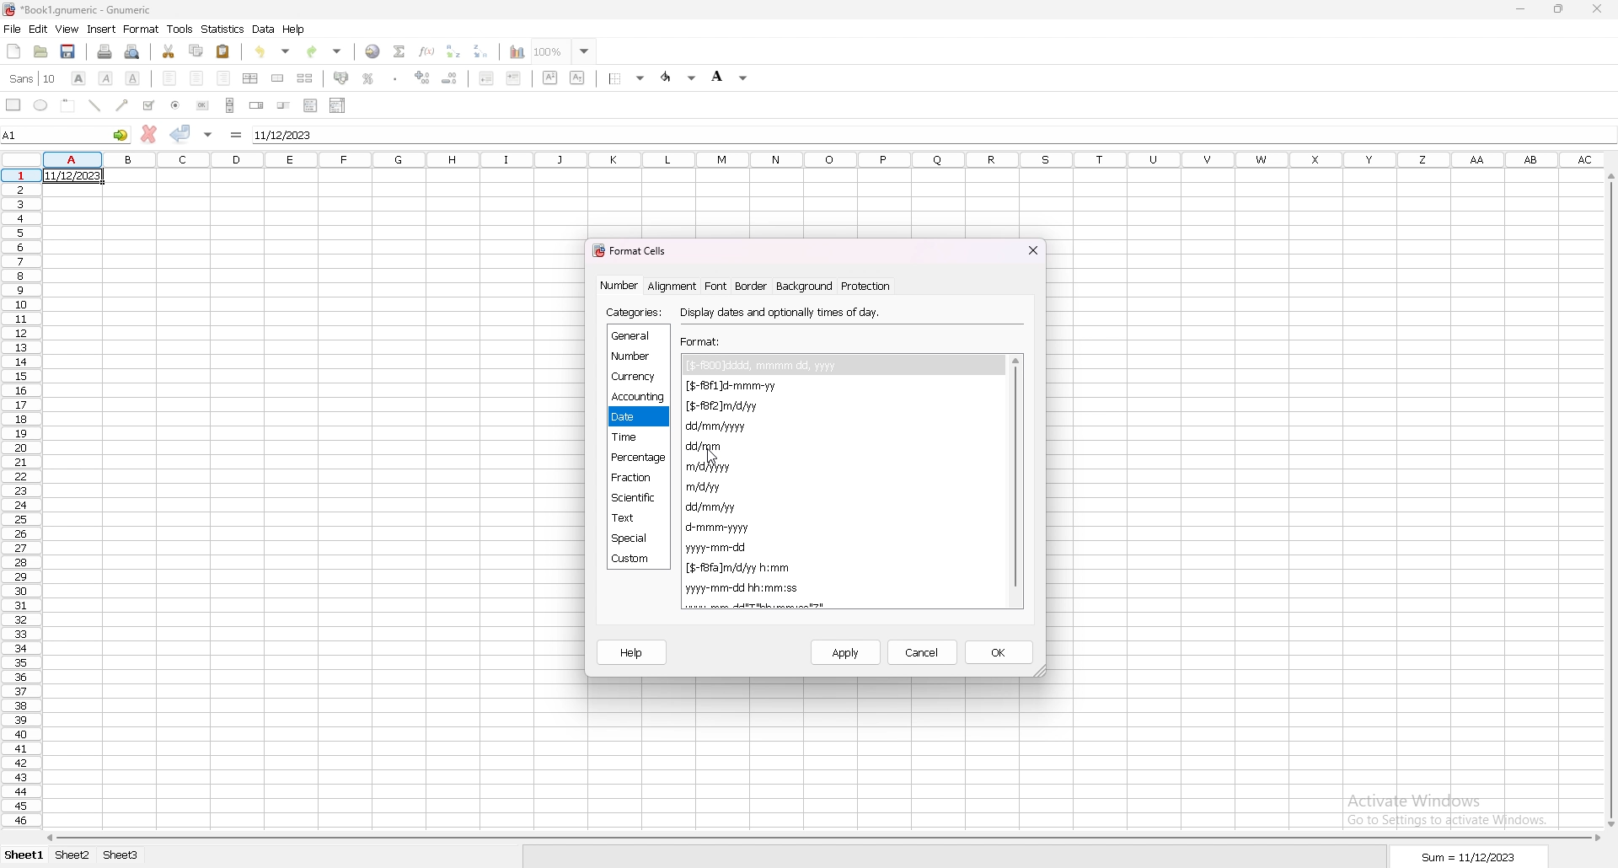  What do you see at coordinates (236, 135) in the screenshot?
I see `formula` at bounding box center [236, 135].